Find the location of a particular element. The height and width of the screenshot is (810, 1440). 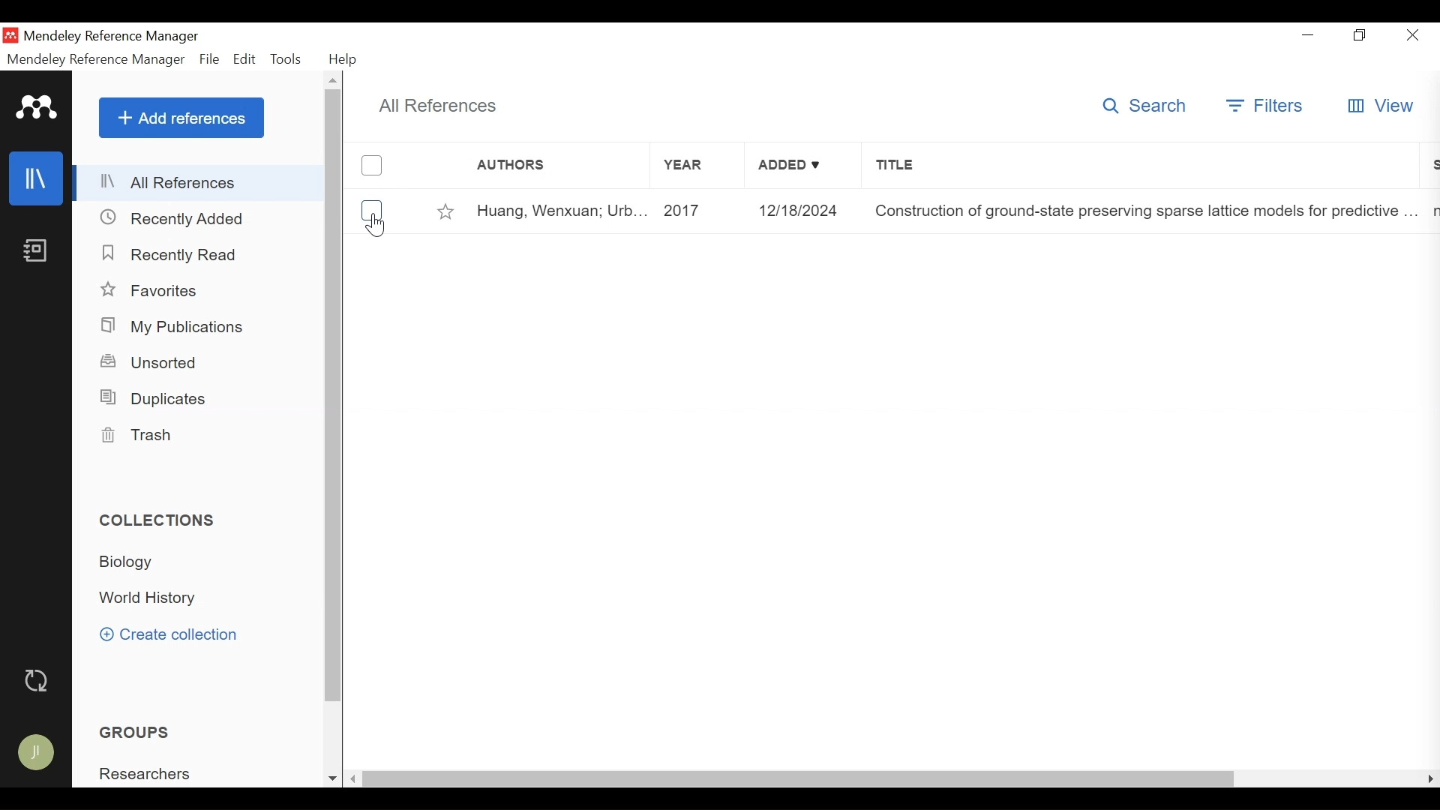

Vertical Scroll bar is located at coordinates (334, 394).